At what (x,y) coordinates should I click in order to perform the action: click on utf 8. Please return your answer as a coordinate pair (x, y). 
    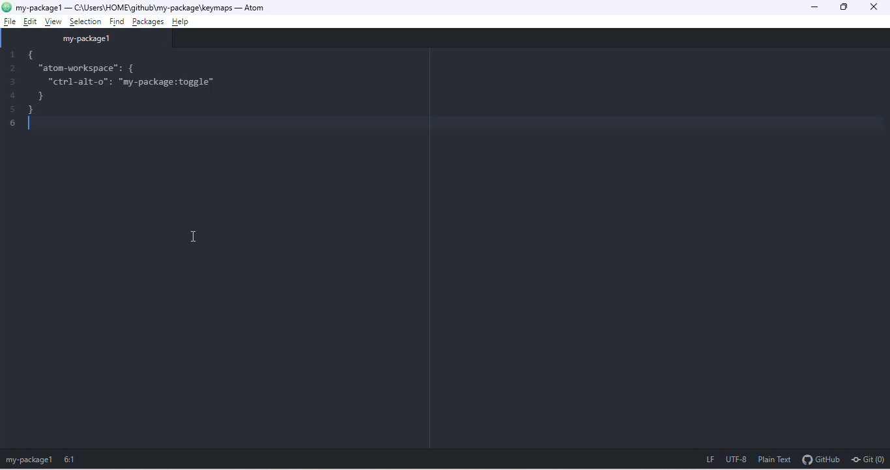
    Looking at the image, I should click on (738, 461).